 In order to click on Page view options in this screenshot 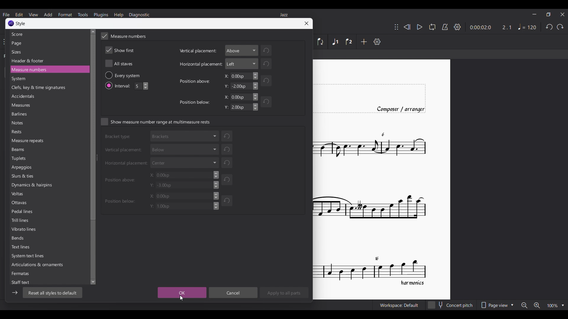, I will do `click(497, 305)`.